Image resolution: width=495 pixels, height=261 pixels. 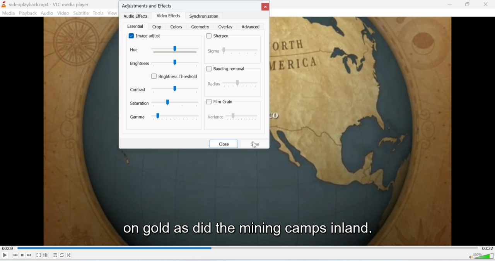 I want to click on close, so click(x=265, y=7).